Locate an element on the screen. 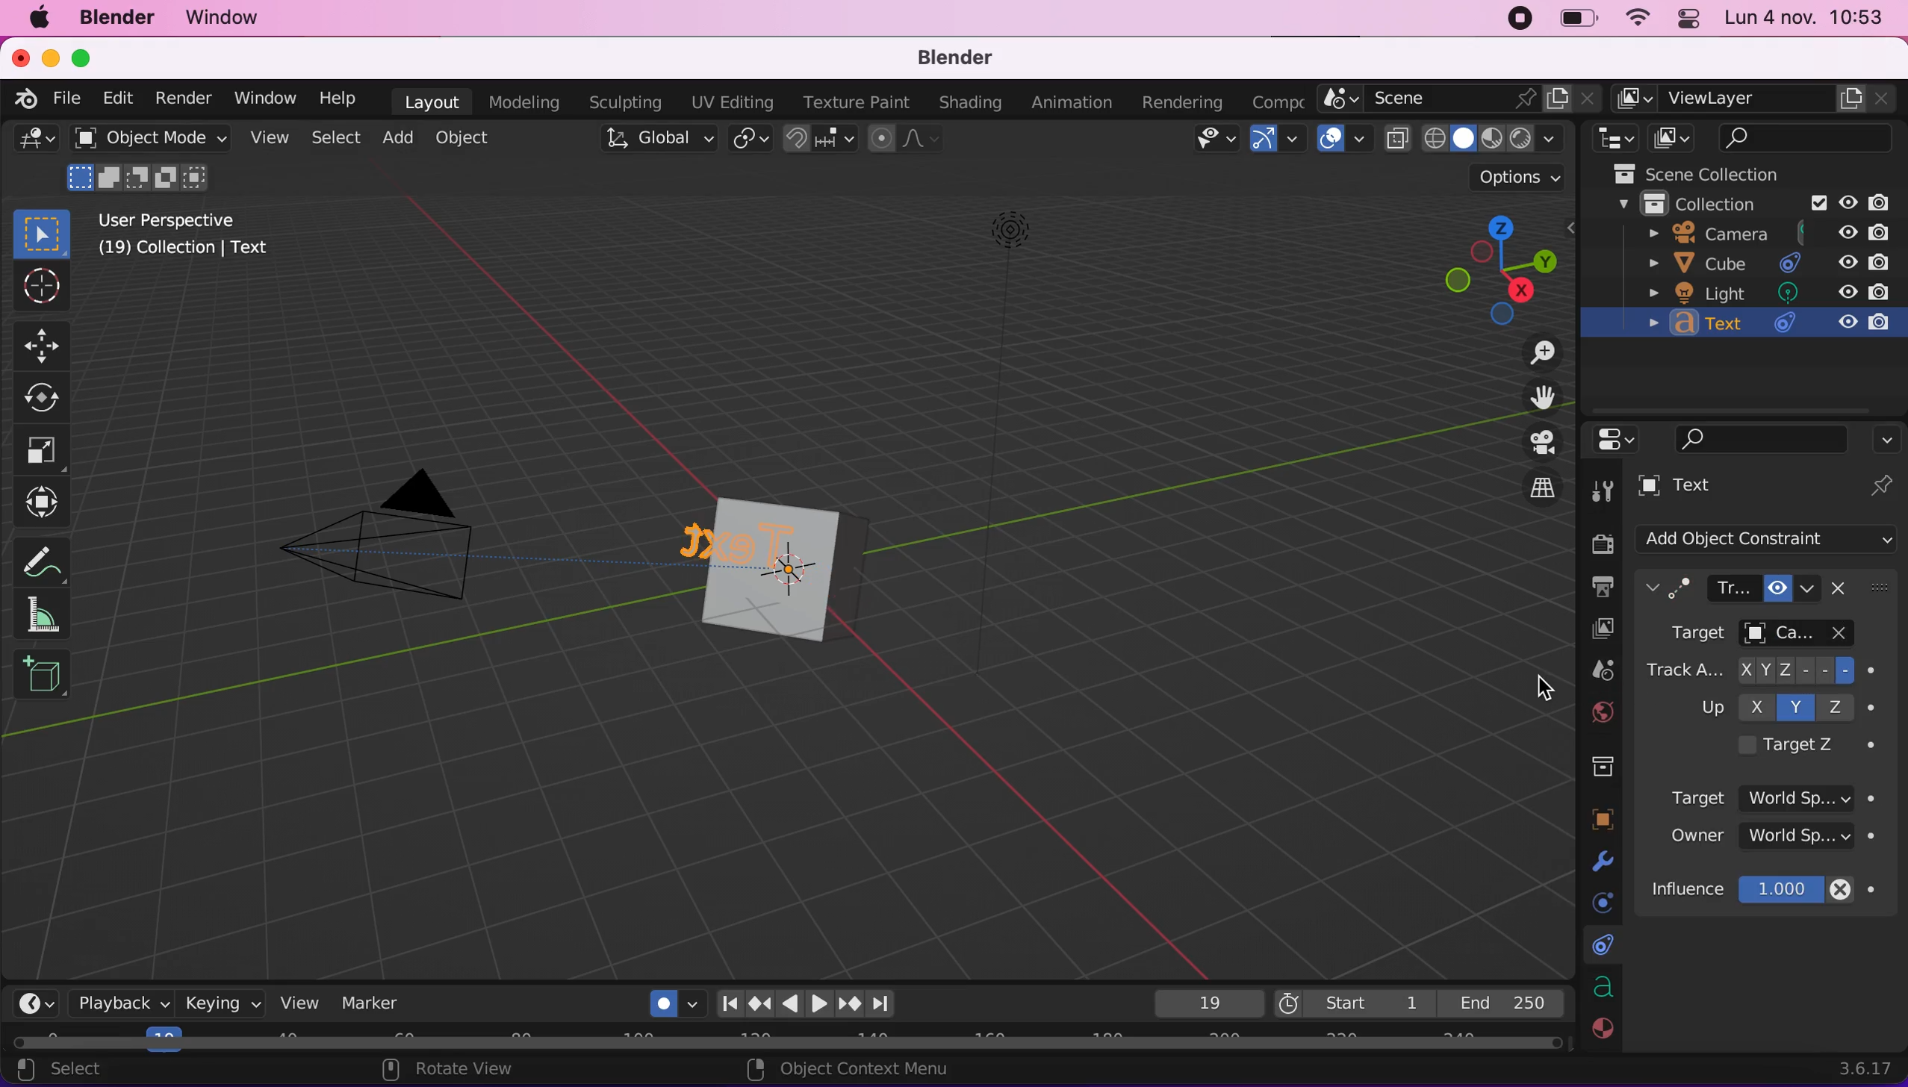 The image size is (1908, 1087). mac logo is located at coordinates (44, 21).